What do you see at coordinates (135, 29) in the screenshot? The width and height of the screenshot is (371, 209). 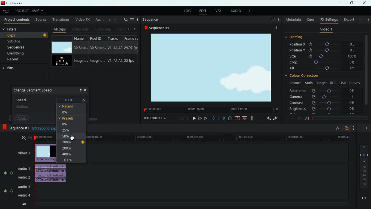 I see `right` at bounding box center [135, 29].